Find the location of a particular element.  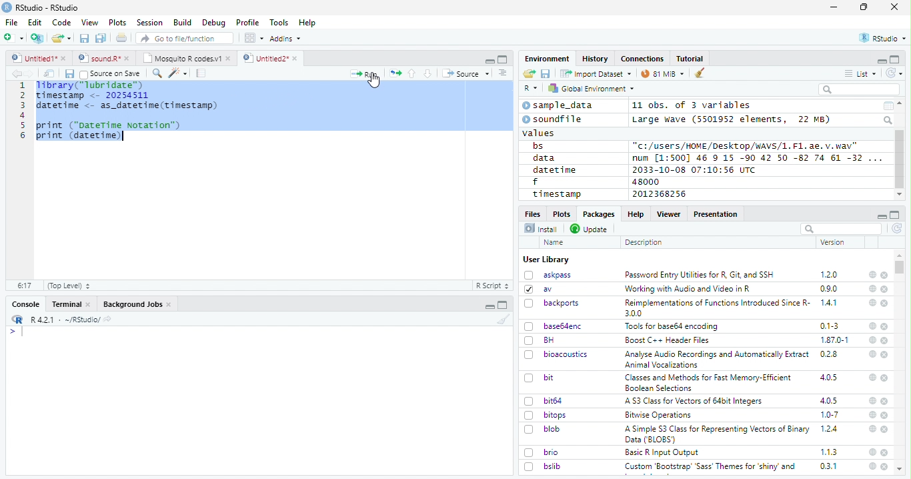

Tutorial is located at coordinates (691, 59).